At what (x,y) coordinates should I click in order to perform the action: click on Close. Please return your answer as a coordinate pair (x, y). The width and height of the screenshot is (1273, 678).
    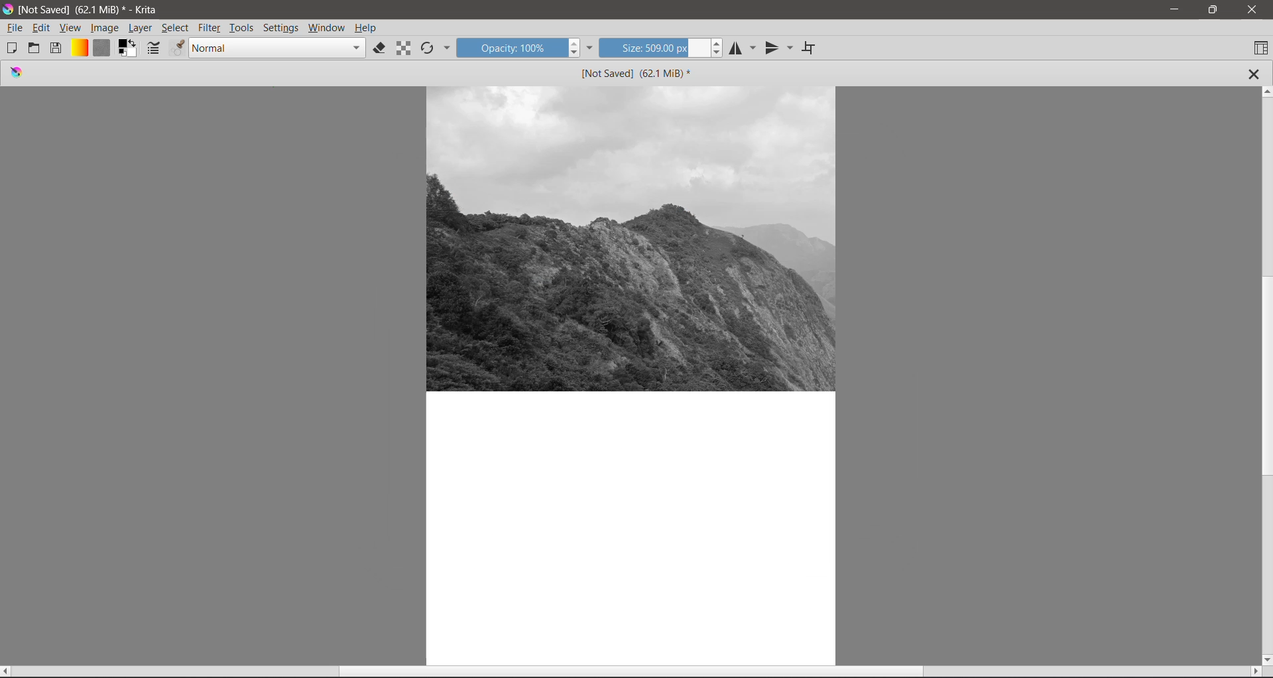
    Looking at the image, I should click on (1254, 10).